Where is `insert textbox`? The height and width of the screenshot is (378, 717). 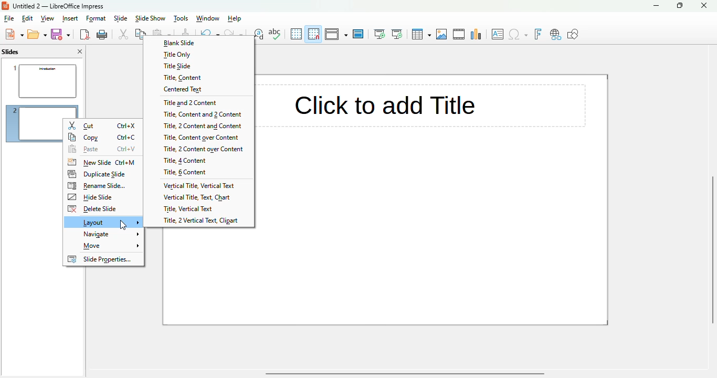
insert textbox is located at coordinates (498, 34).